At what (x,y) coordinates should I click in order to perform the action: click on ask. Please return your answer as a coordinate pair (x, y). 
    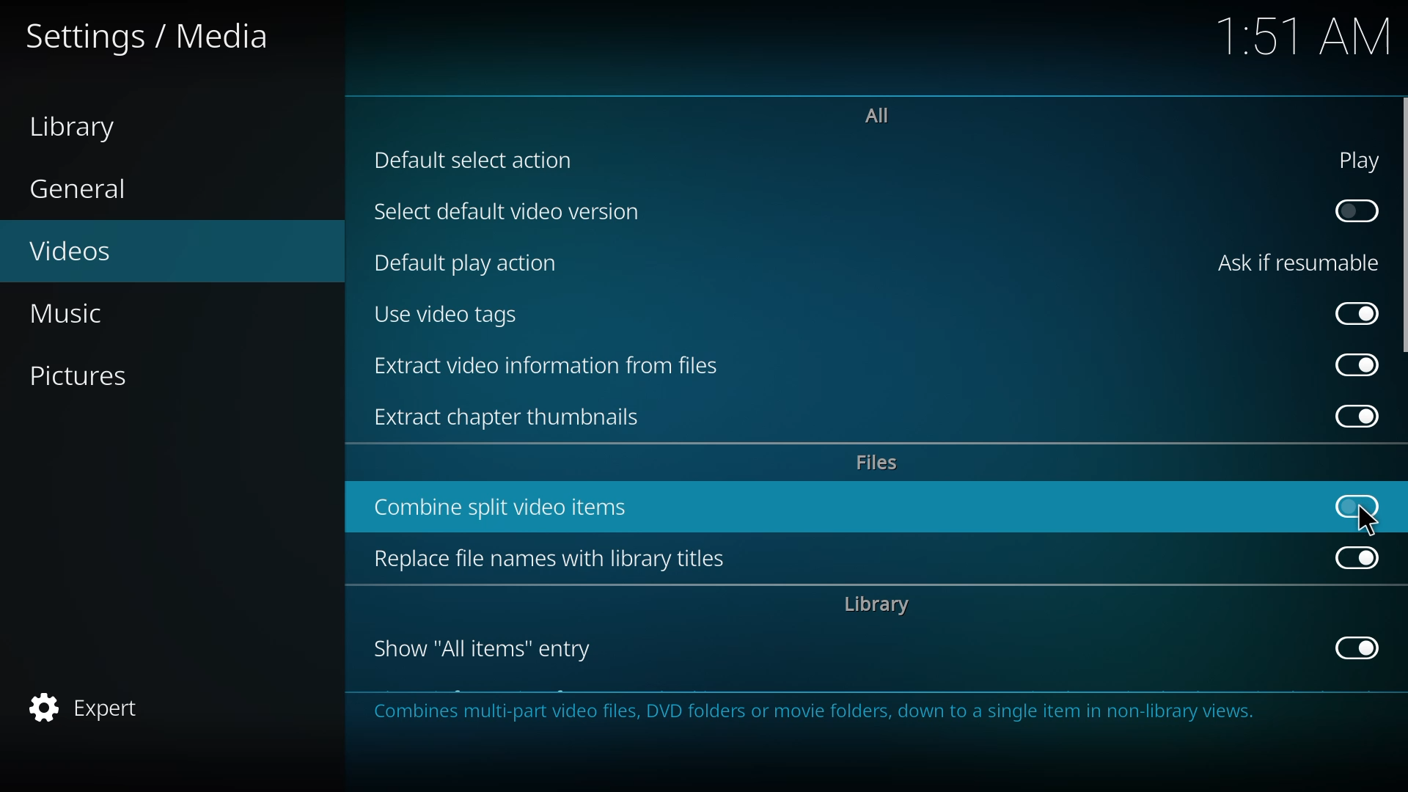
    Looking at the image, I should click on (1292, 263).